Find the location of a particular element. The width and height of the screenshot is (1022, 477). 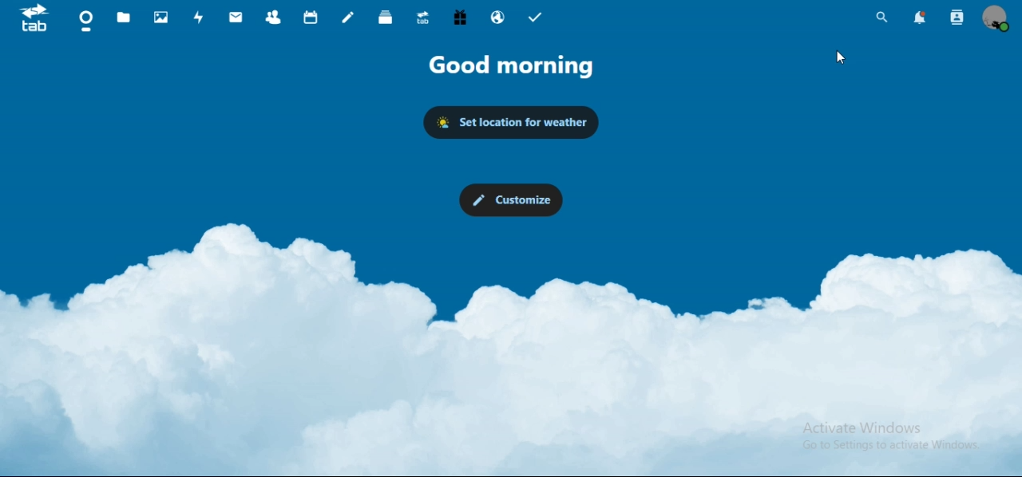

files is located at coordinates (123, 18).